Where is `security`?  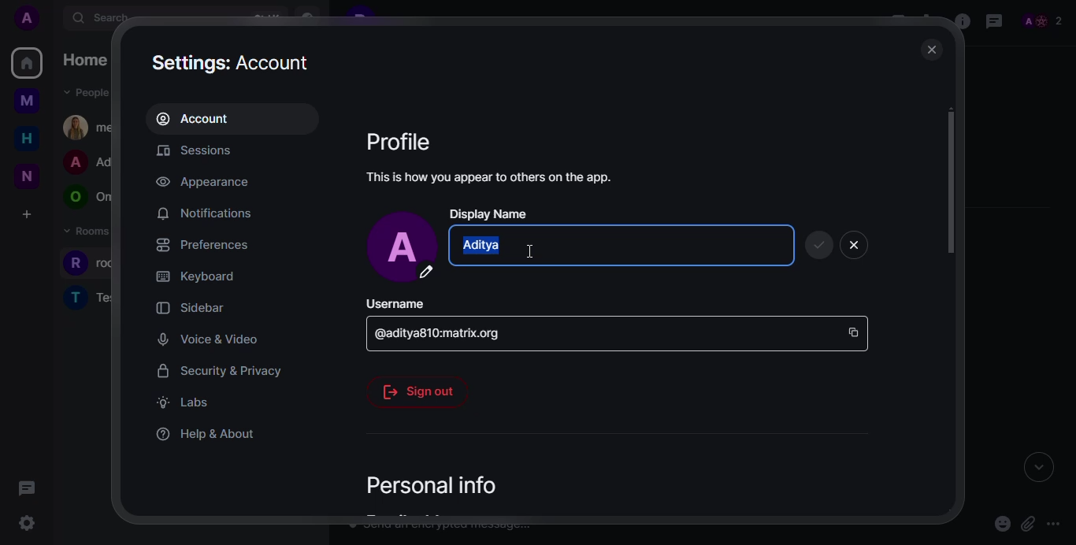
security is located at coordinates (222, 369).